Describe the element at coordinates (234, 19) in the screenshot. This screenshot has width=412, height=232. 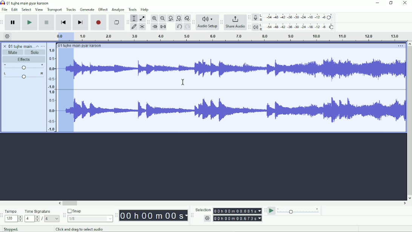
I see `Share Logo` at that location.